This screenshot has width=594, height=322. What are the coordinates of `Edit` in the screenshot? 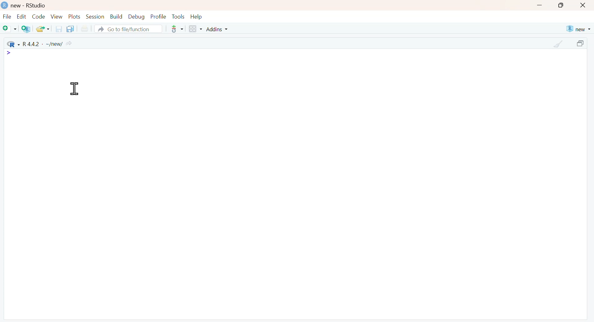 It's located at (21, 17).